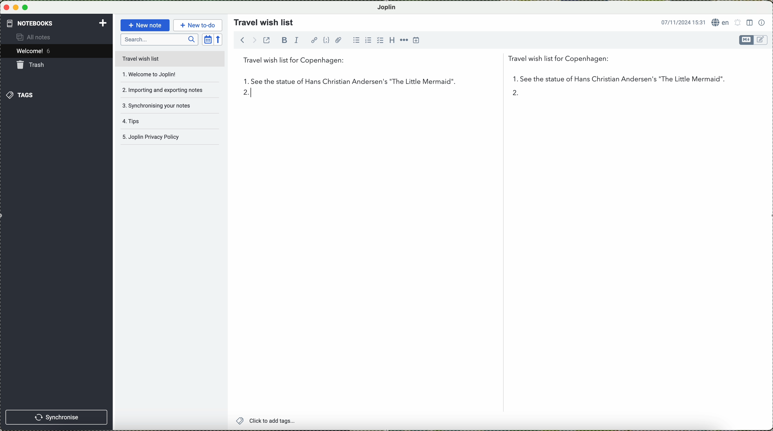 This screenshot has height=431, width=773. What do you see at coordinates (57, 23) in the screenshot?
I see `notebooks tab` at bounding box center [57, 23].